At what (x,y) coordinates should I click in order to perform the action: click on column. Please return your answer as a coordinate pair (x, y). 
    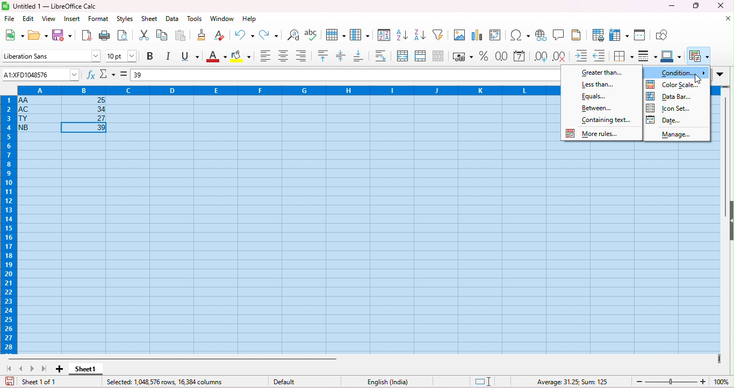
    Looking at the image, I should click on (359, 34).